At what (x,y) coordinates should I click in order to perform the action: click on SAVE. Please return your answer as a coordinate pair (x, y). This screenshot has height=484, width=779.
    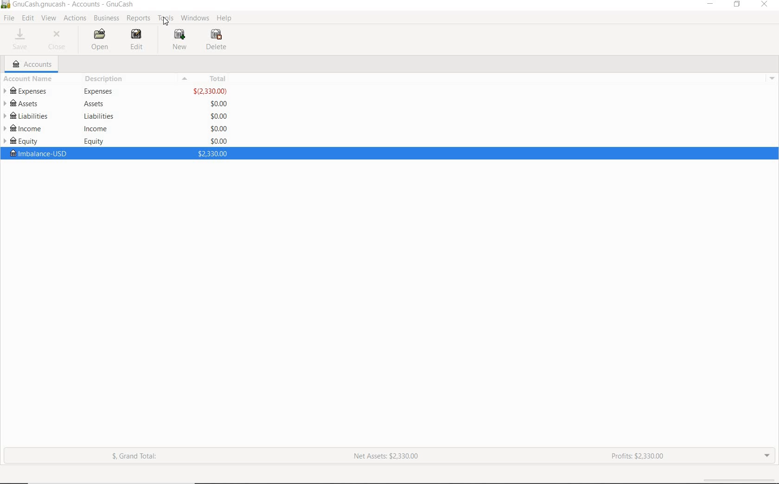
    Looking at the image, I should click on (20, 40).